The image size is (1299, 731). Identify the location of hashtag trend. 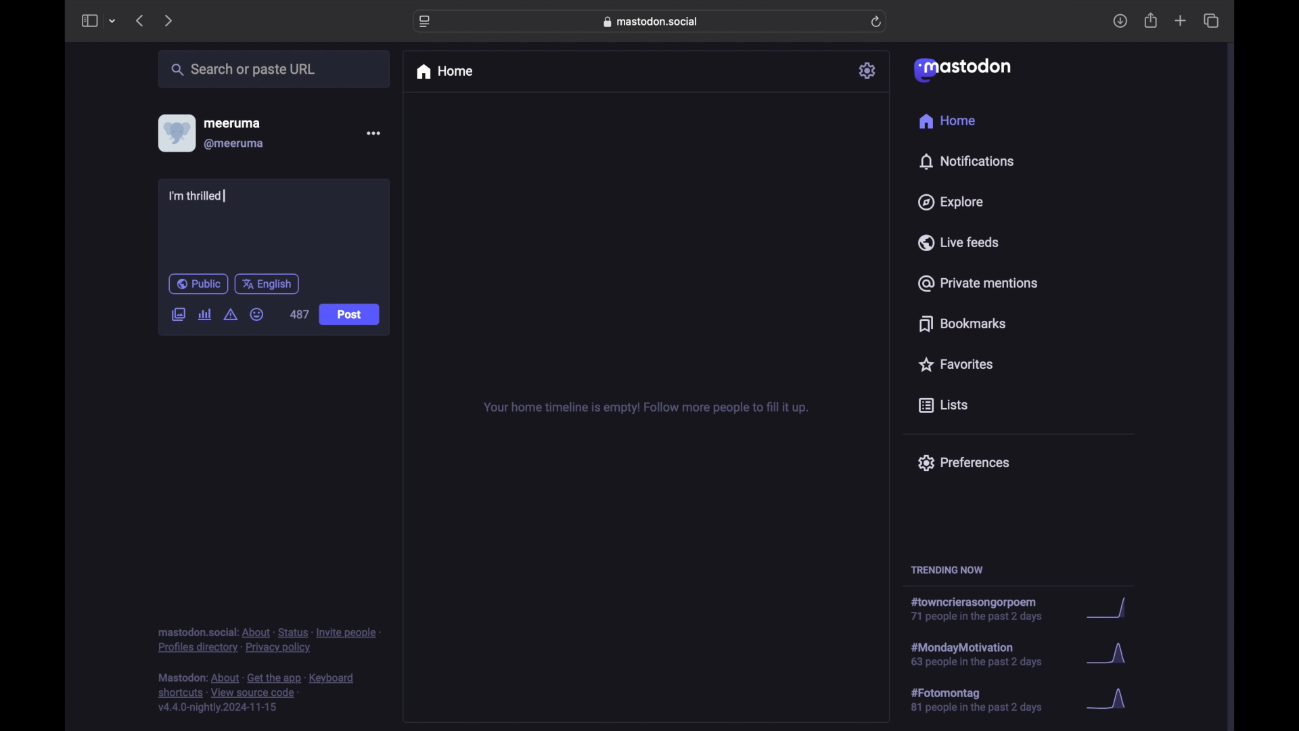
(986, 699).